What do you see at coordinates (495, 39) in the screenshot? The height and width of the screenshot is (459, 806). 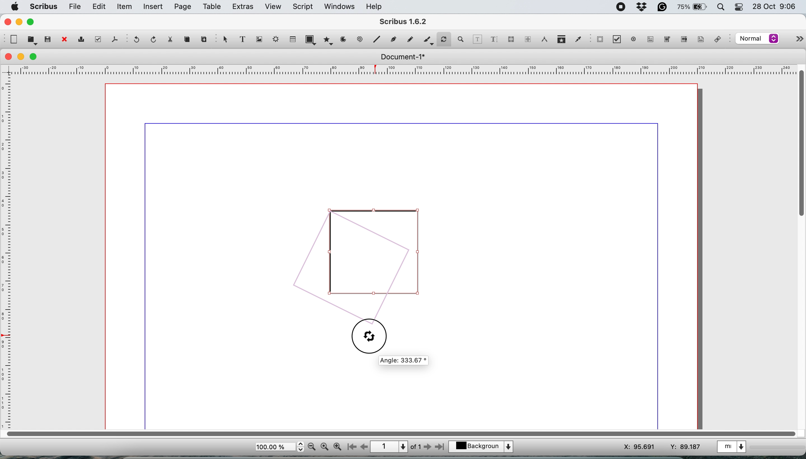 I see `edit text with story editor` at bounding box center [495, 39].